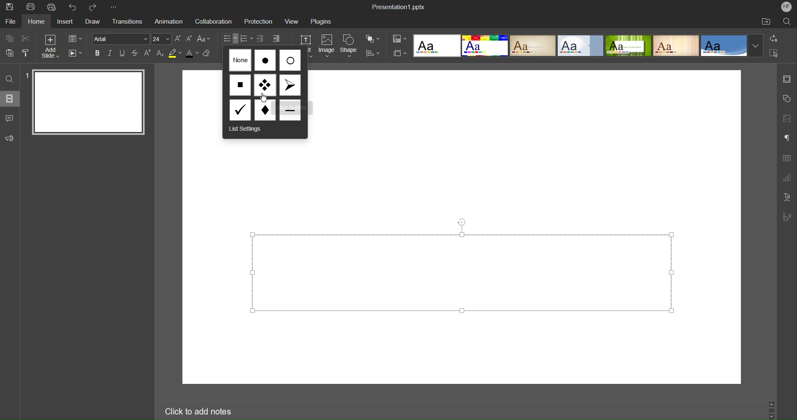 The width and height of the screenshot is (797, 420). Describe the element at coordinates (93, 22) in the screenshot. I see `Draw` at that location.